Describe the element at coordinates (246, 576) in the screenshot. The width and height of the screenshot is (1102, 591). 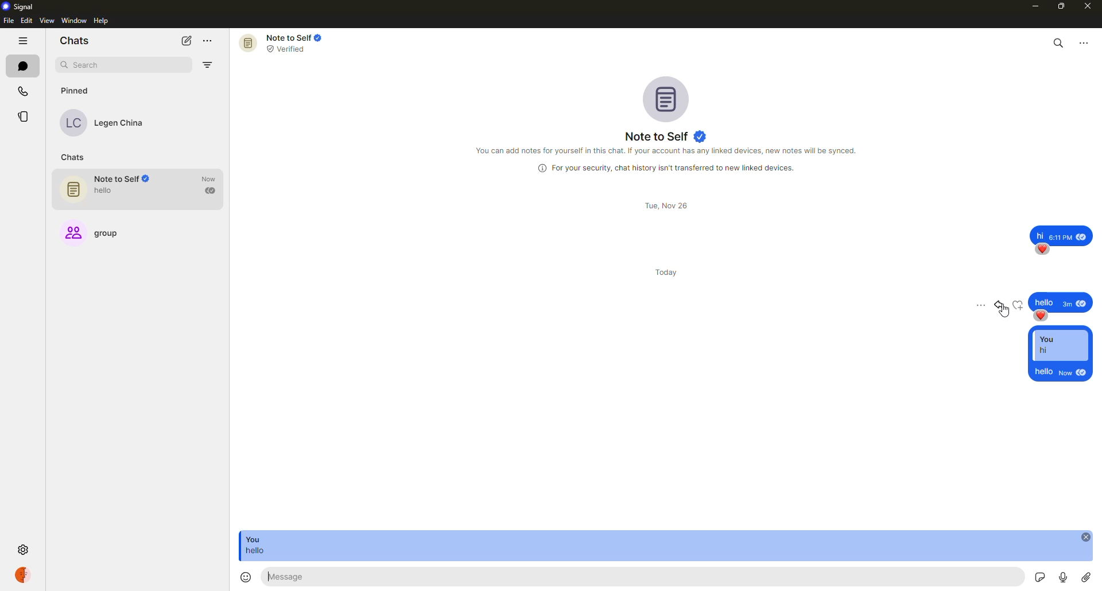
I see `emoji` at that location.